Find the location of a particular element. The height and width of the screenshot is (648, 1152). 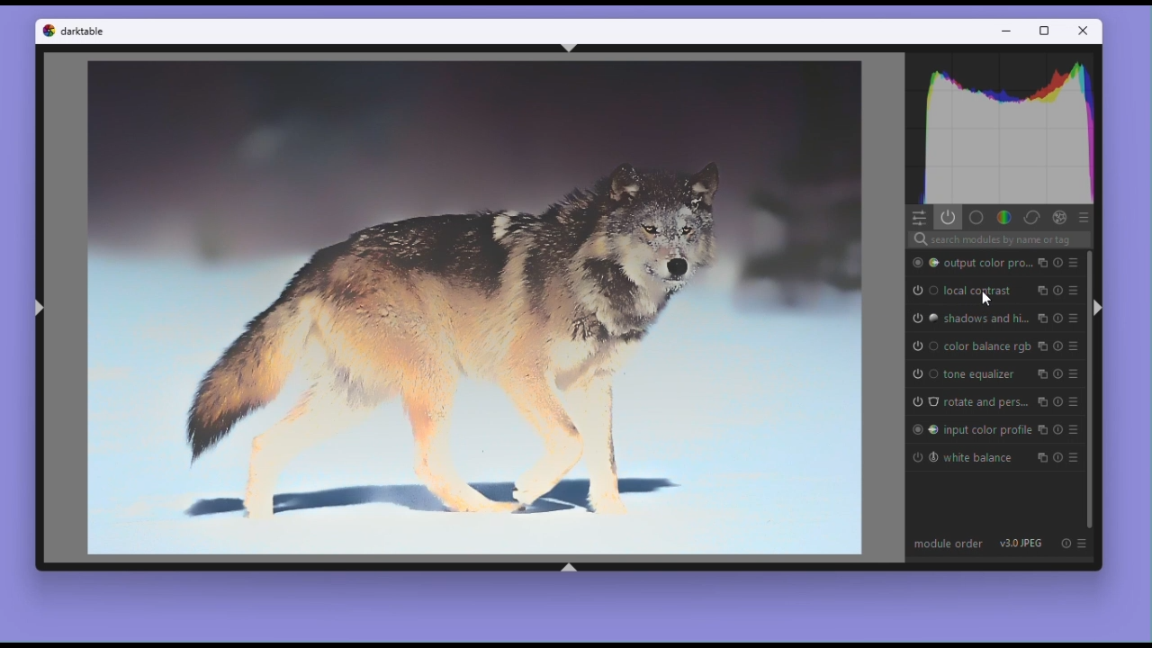

'output color profile' is switched on is located at coordinates (922, 263).